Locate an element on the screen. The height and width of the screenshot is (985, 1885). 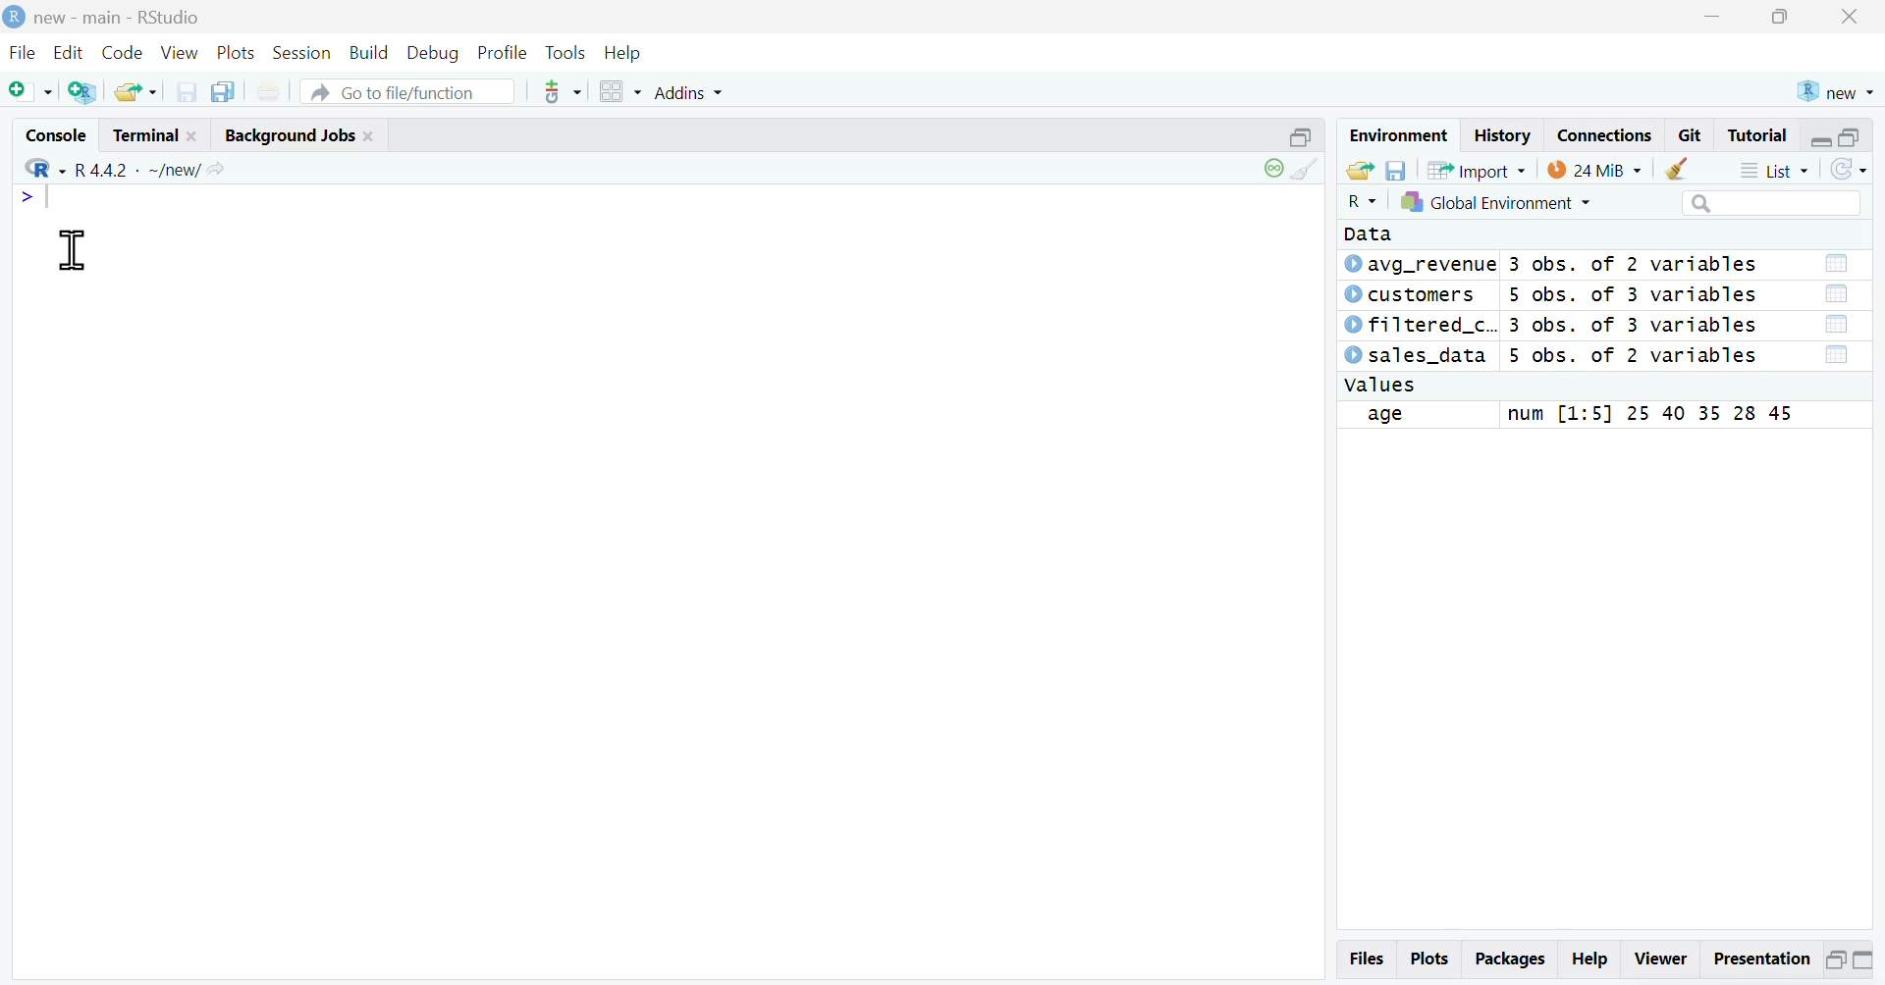
Refresh is located at coordinates (1848, 170).